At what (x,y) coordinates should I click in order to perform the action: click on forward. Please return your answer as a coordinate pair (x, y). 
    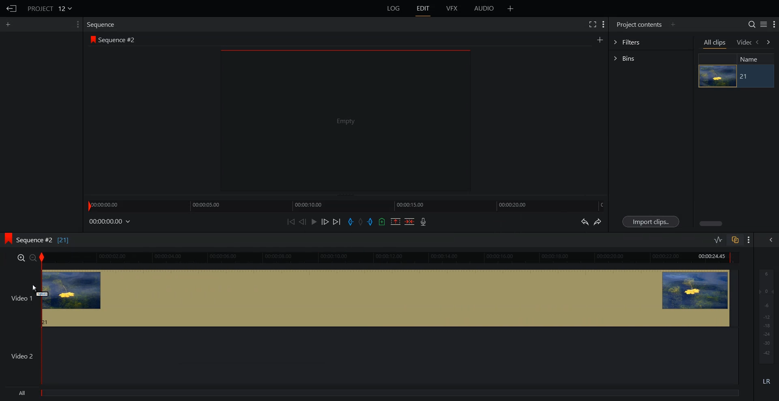
    Looking at the image, I should click on (770, 43).